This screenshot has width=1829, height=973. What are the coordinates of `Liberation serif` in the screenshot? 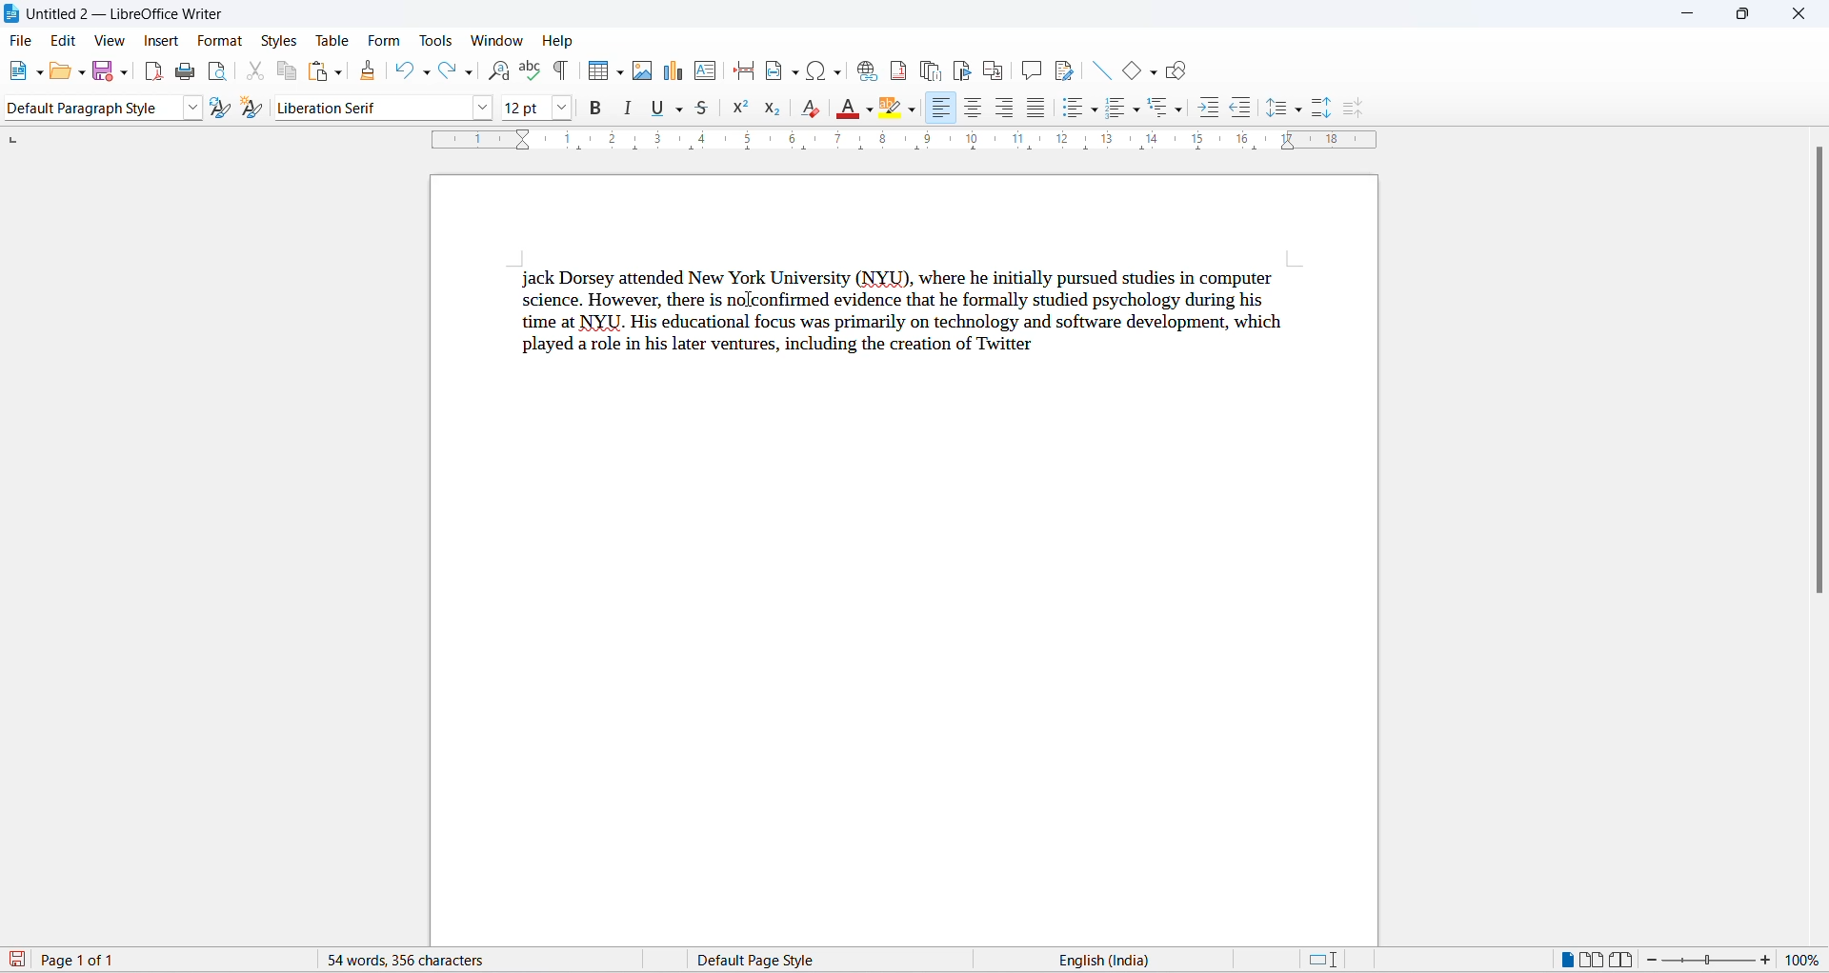 It's located at (376, 110).